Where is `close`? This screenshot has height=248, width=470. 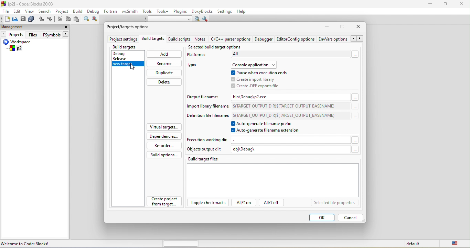 close is located at coordinates (461, 5).